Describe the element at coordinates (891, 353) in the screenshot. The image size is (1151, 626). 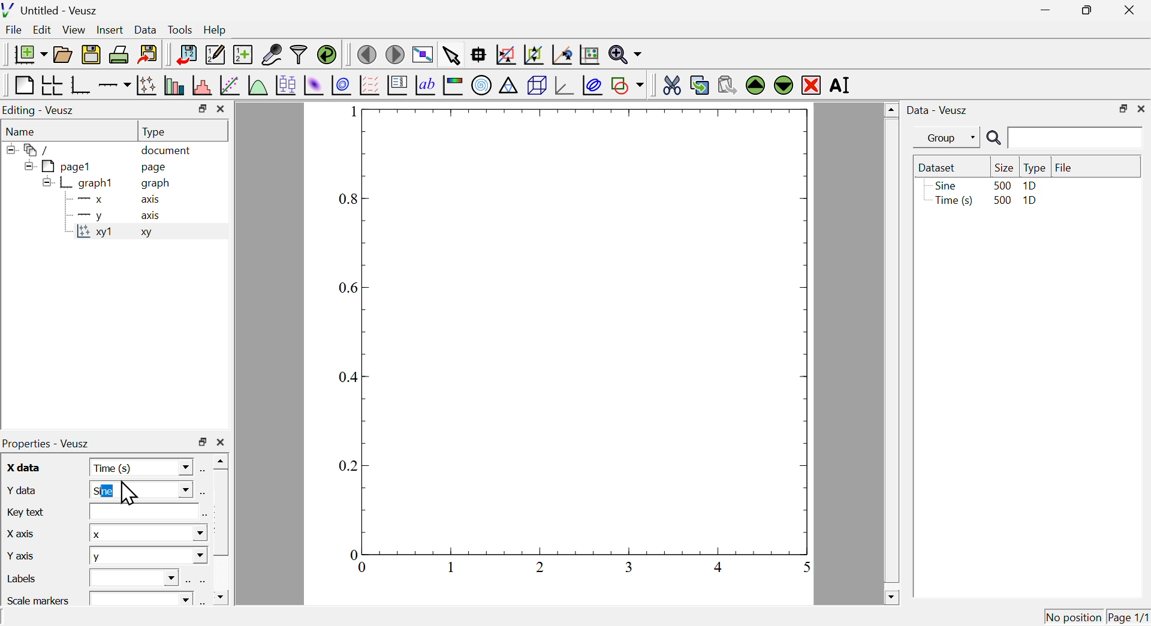
I see `scrollbar` at that location.